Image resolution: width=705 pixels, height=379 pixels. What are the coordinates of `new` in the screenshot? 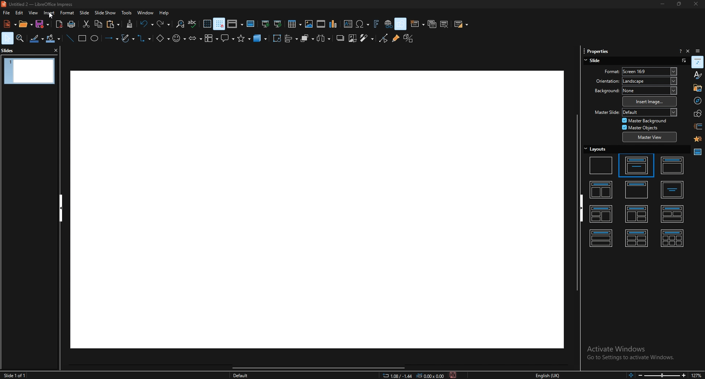 It's located at (9, 24).